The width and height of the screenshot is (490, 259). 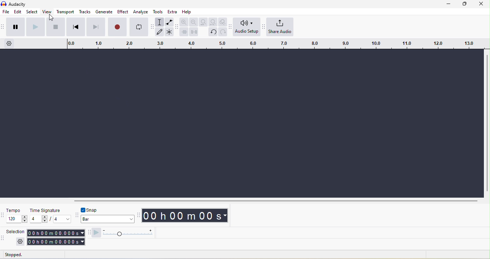 What do you see at coordinates (276, 201) in the screenshot?
I see `horizontal scrollbar` at bounding box center [276, 201].